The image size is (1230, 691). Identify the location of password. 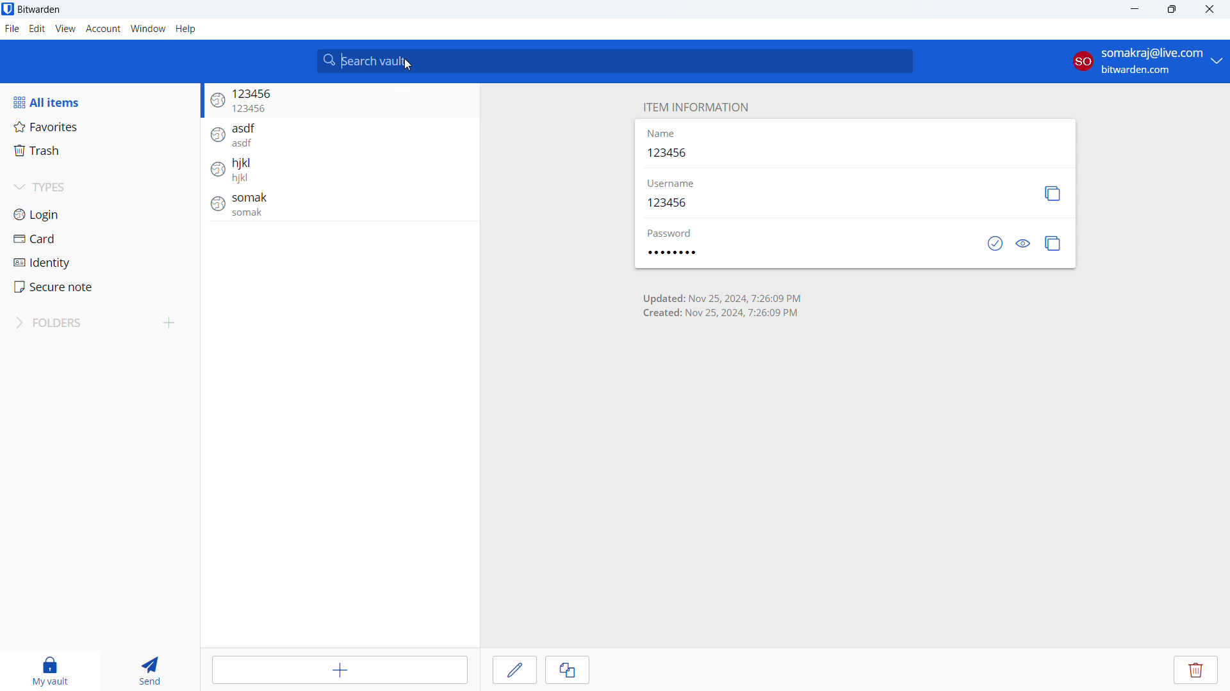
(682, 251).